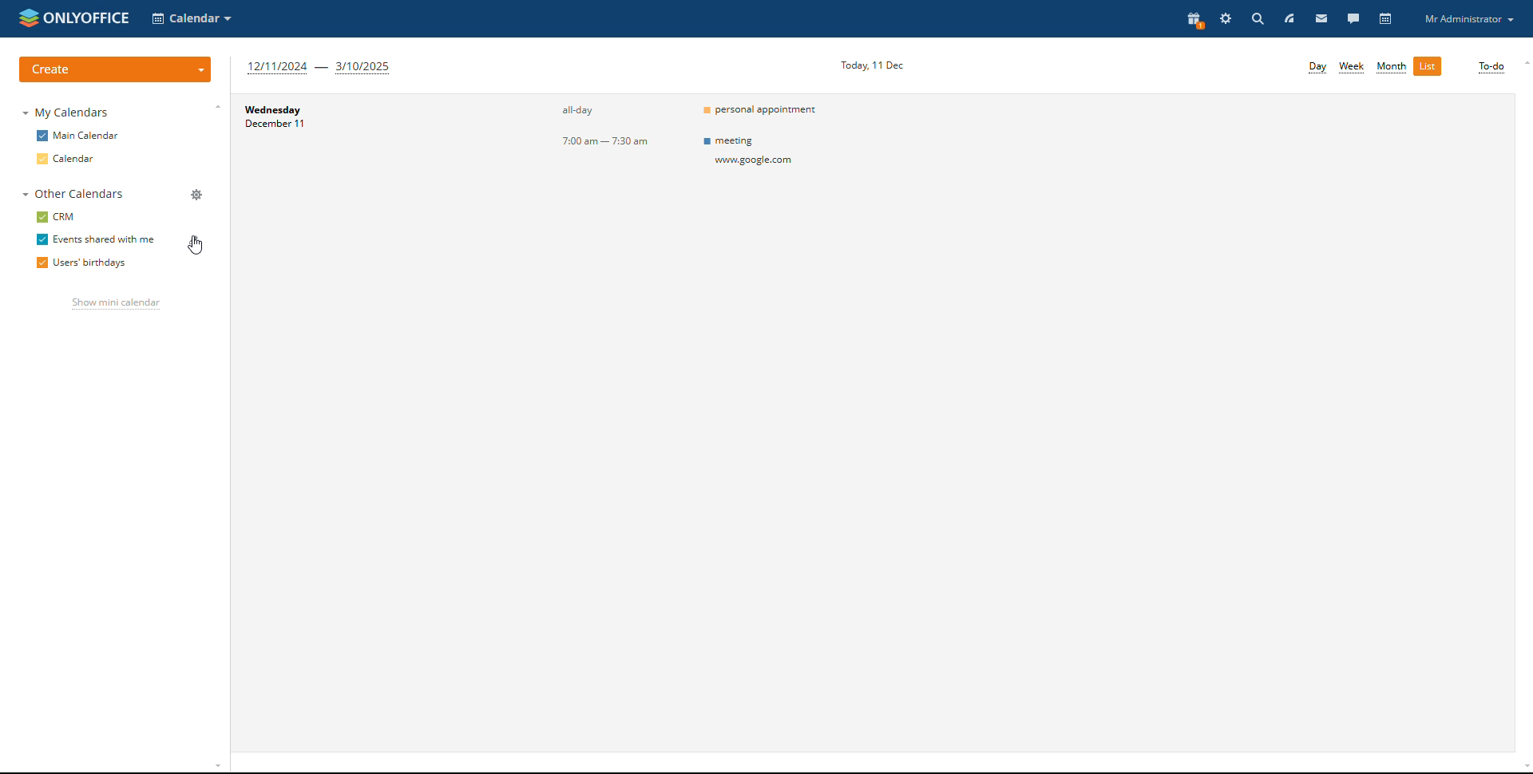 The width and height of the screenshot is (1533, 774). Describe the element at coordinates (1353, 67) in the screenshot. I see `week view` at that location.